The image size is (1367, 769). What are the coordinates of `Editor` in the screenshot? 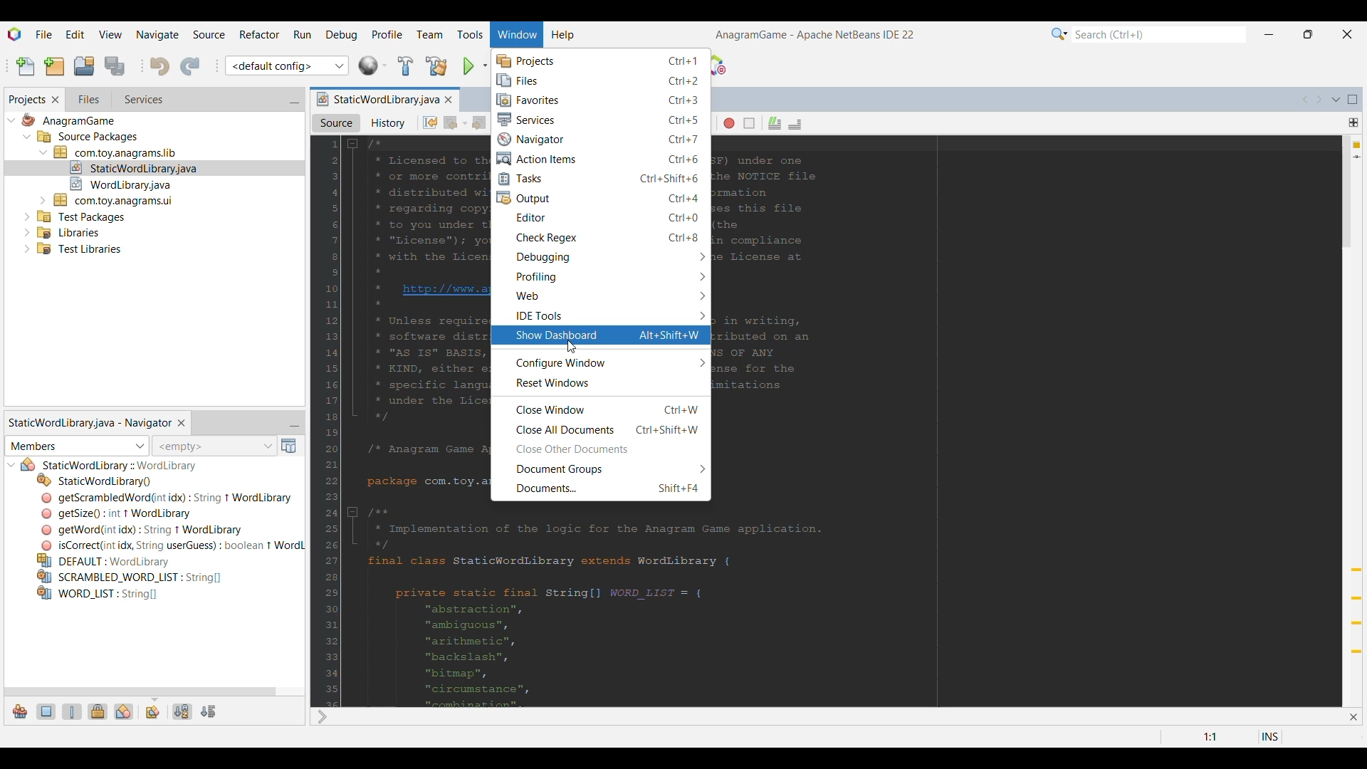 It's located at (600, 217).